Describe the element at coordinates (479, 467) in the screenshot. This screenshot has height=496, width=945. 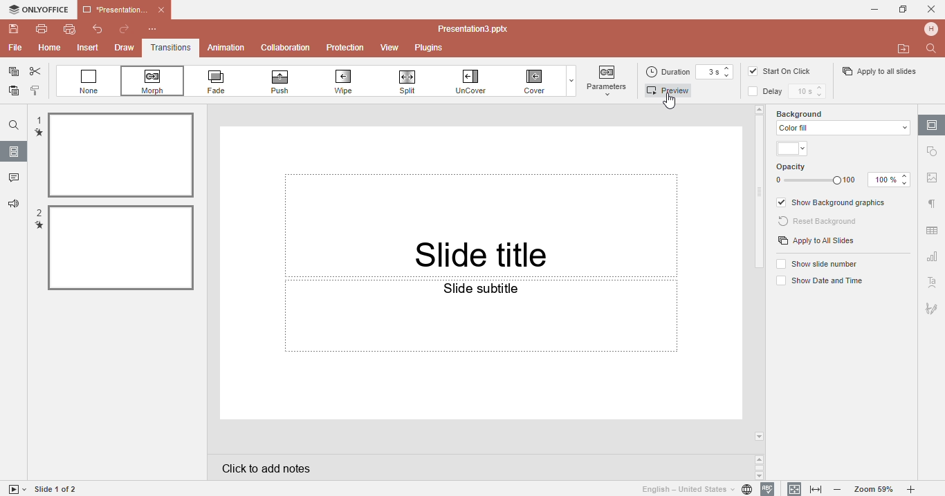
I see `Click to add notes` at that location.